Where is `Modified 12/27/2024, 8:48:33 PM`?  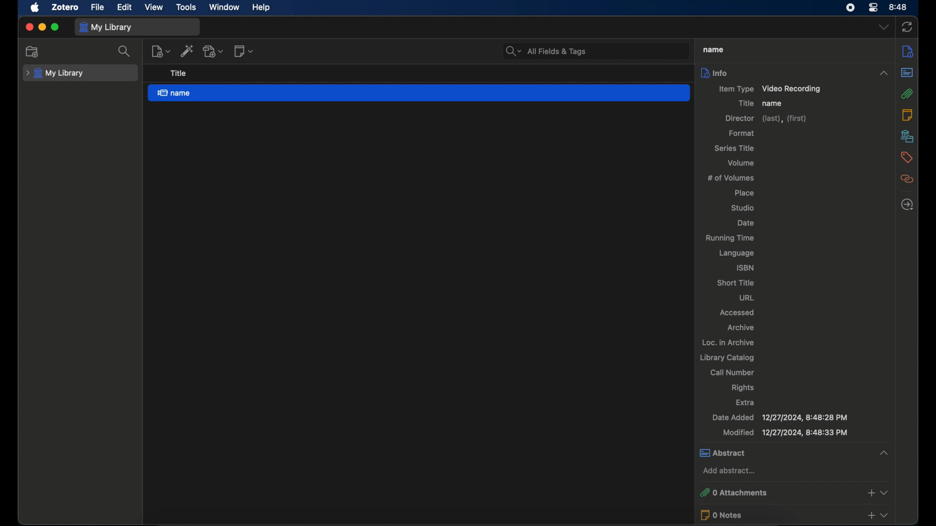 Modified 12/27/2024, 8:48:33 PM is located at coordinates (787, 433).